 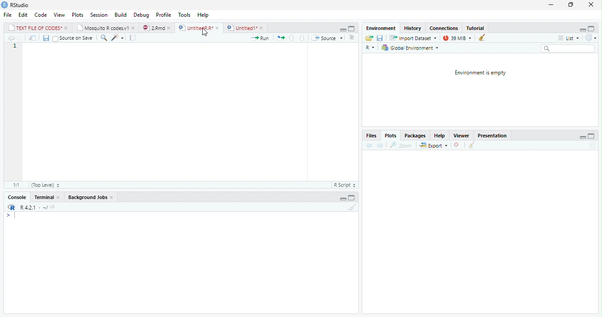 What do you see at coordinates (99, 15) in the screenshot?
I see `Session` at bounding box center [99, 15].